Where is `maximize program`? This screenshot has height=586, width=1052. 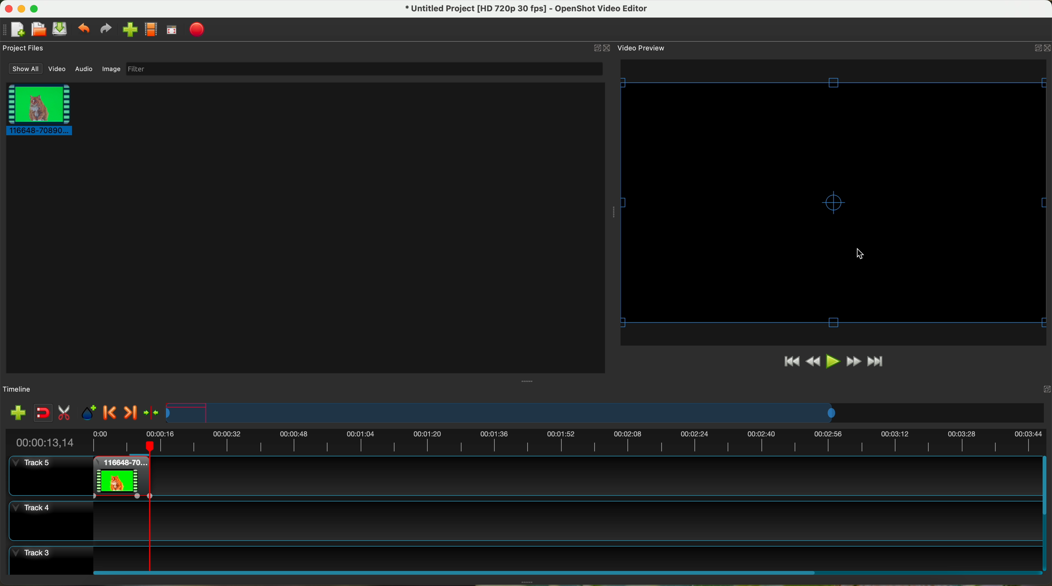 maximize program is located at coordinates (36, 9).